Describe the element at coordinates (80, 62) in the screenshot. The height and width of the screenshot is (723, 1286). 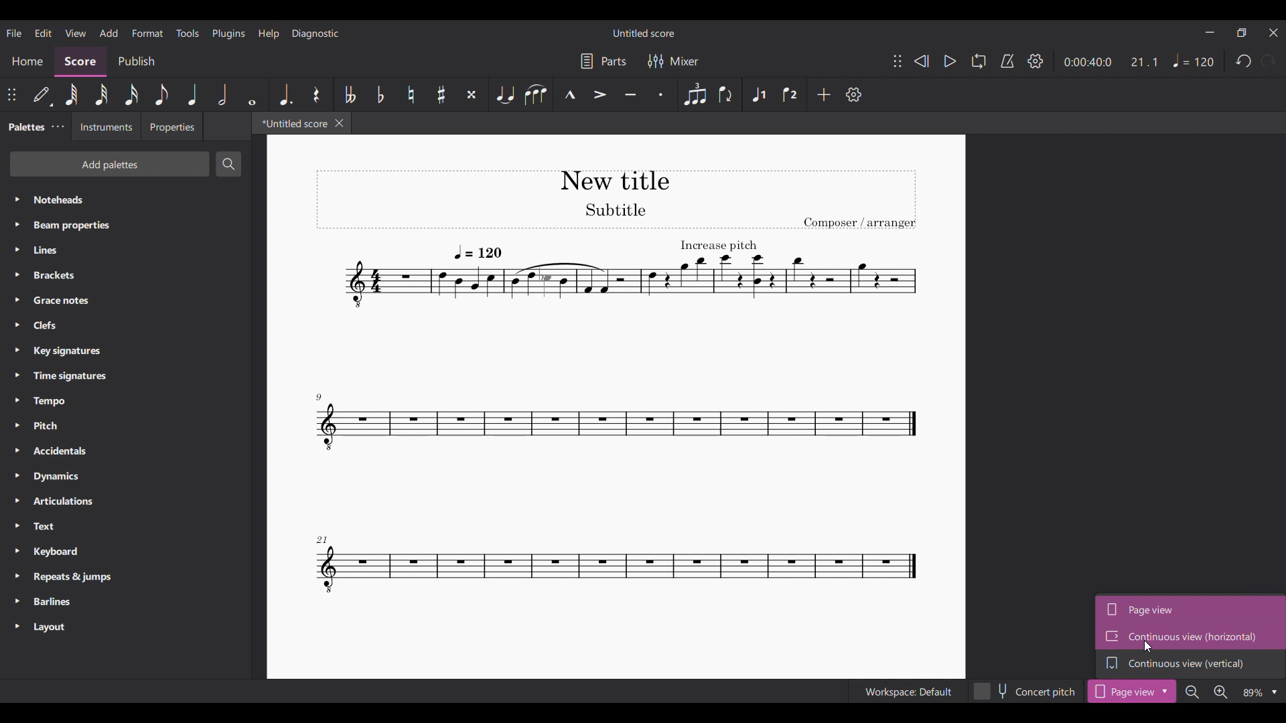
I see `Score, current section highlighted` at that location.